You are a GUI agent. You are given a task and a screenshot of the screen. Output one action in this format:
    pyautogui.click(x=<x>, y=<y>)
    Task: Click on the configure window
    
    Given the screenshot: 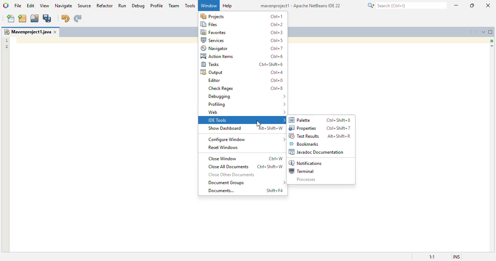 What is the action you would take?
    pyautogui.click(x=247, y=140)
    